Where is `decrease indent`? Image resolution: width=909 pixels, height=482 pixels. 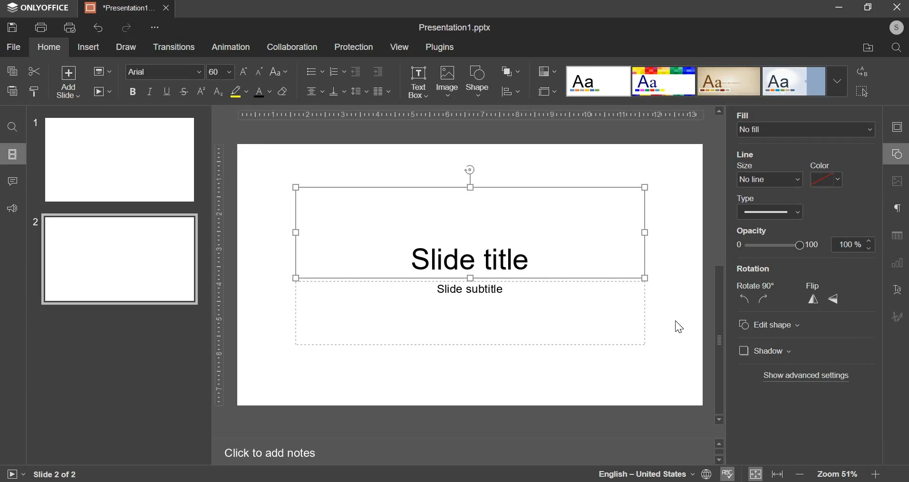 decrease indent is located at coordinates (355, 71).